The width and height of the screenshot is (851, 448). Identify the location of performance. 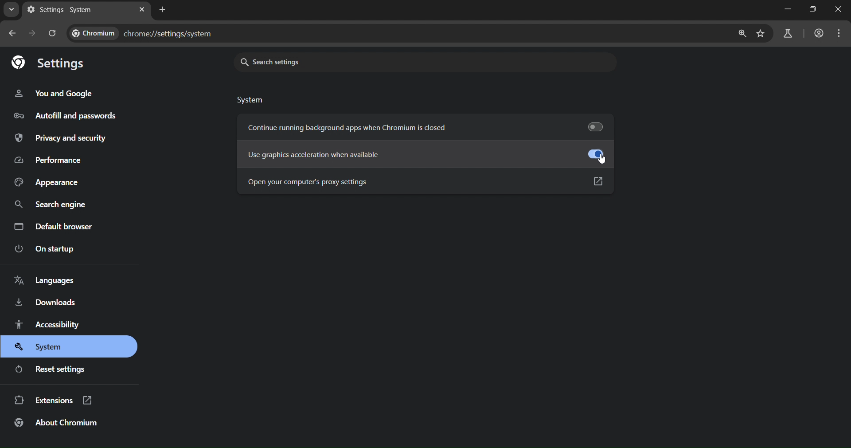
(49, 160).